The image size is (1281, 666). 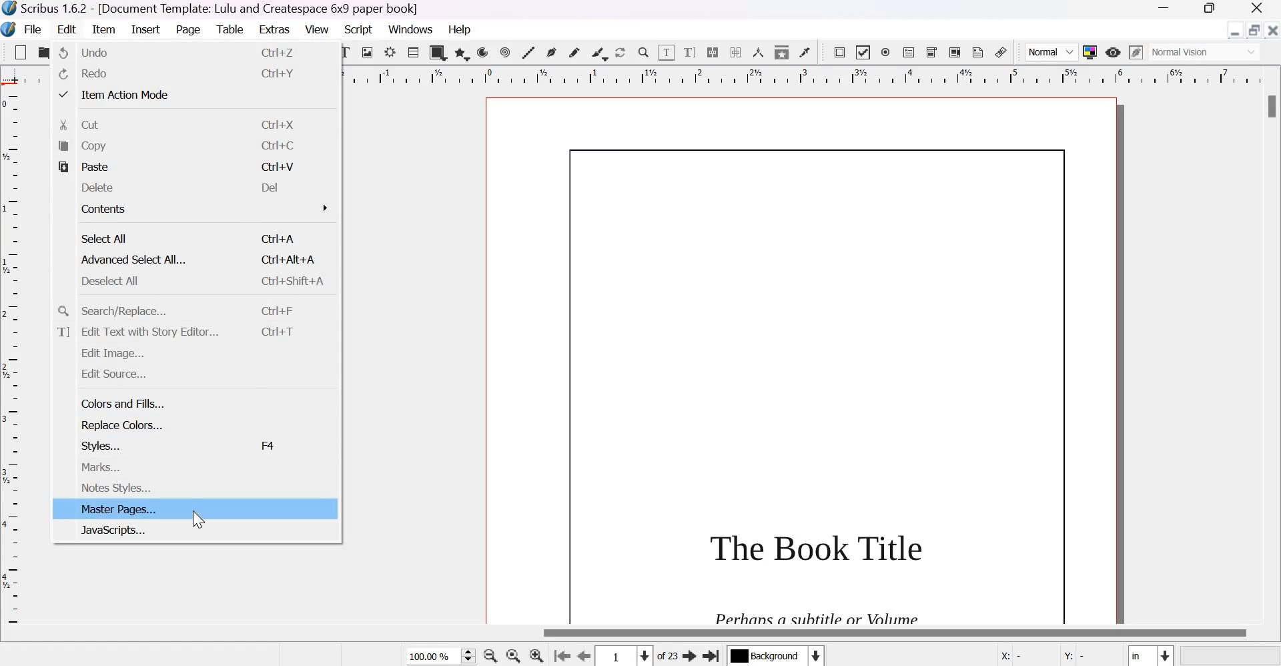 What do you see at coordinates (689, 655) in the screenshot?
I see `Go to the next page` at bounding box center [689, 655].